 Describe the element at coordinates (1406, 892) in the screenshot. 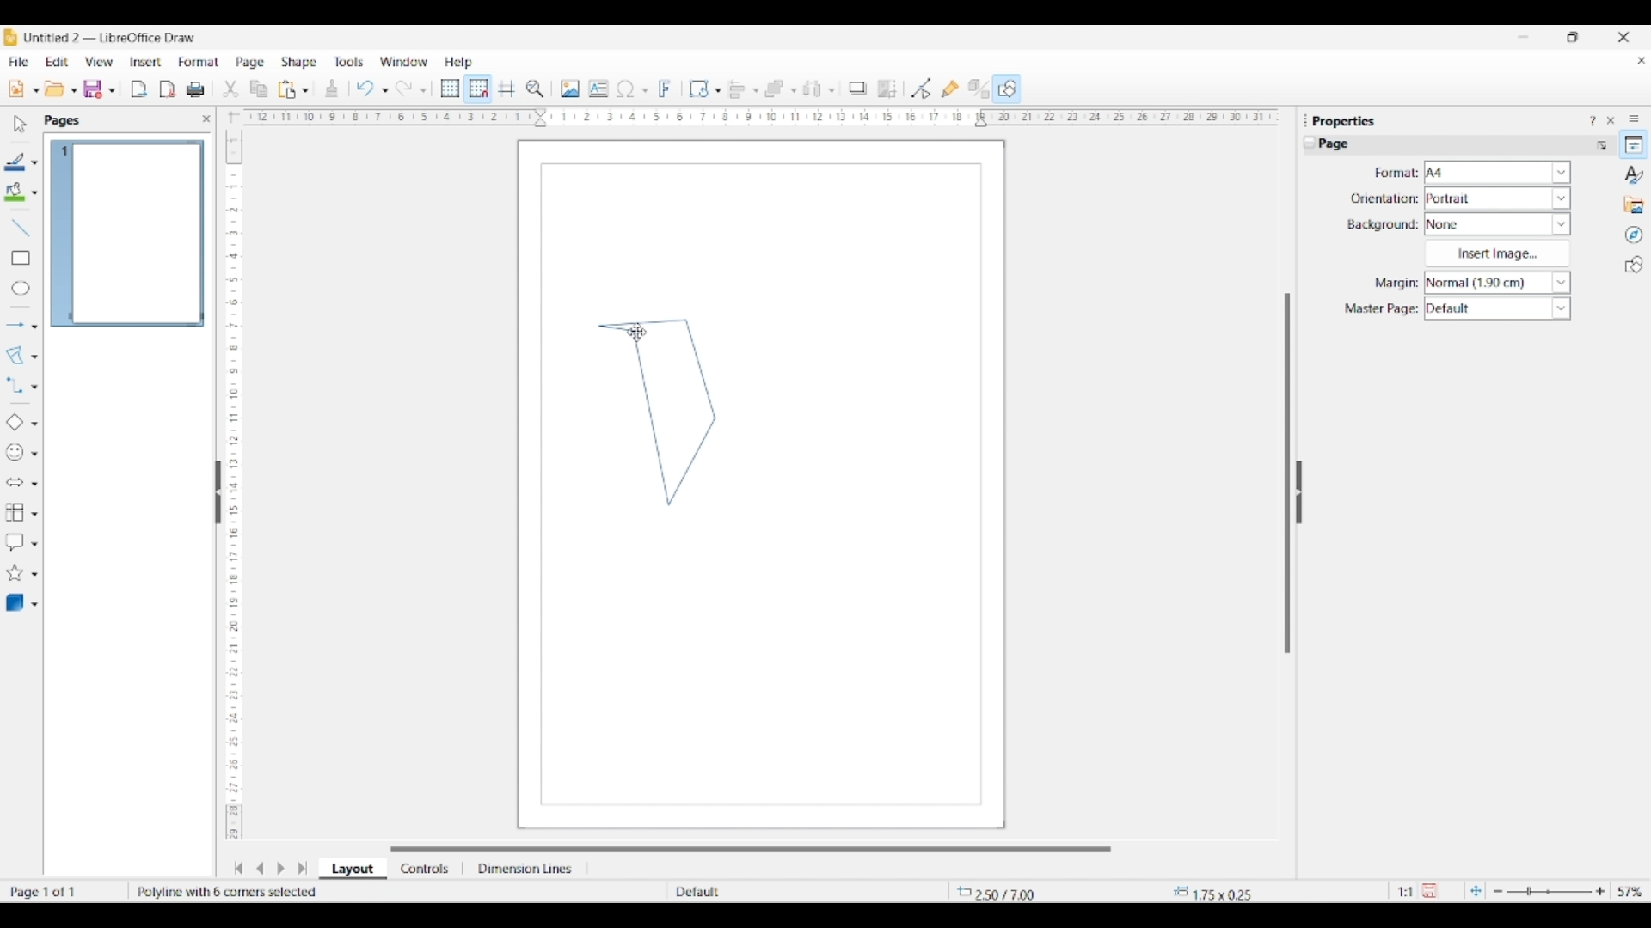

I see `Scaling factor of the document` at that location.